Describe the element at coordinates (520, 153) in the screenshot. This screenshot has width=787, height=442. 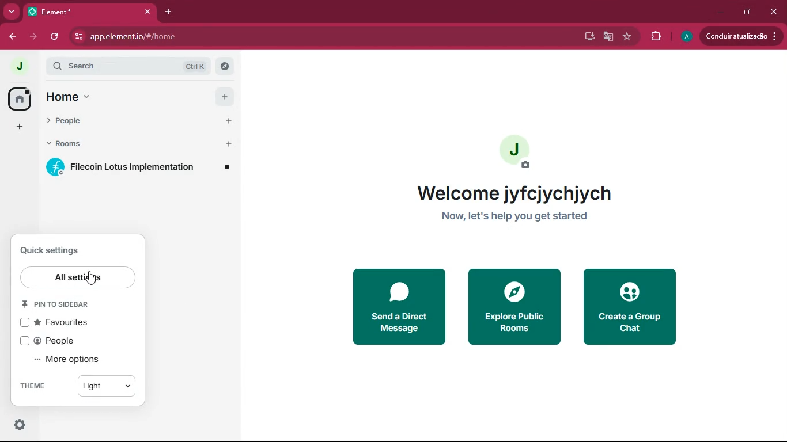
I see `profile picture` at that location.